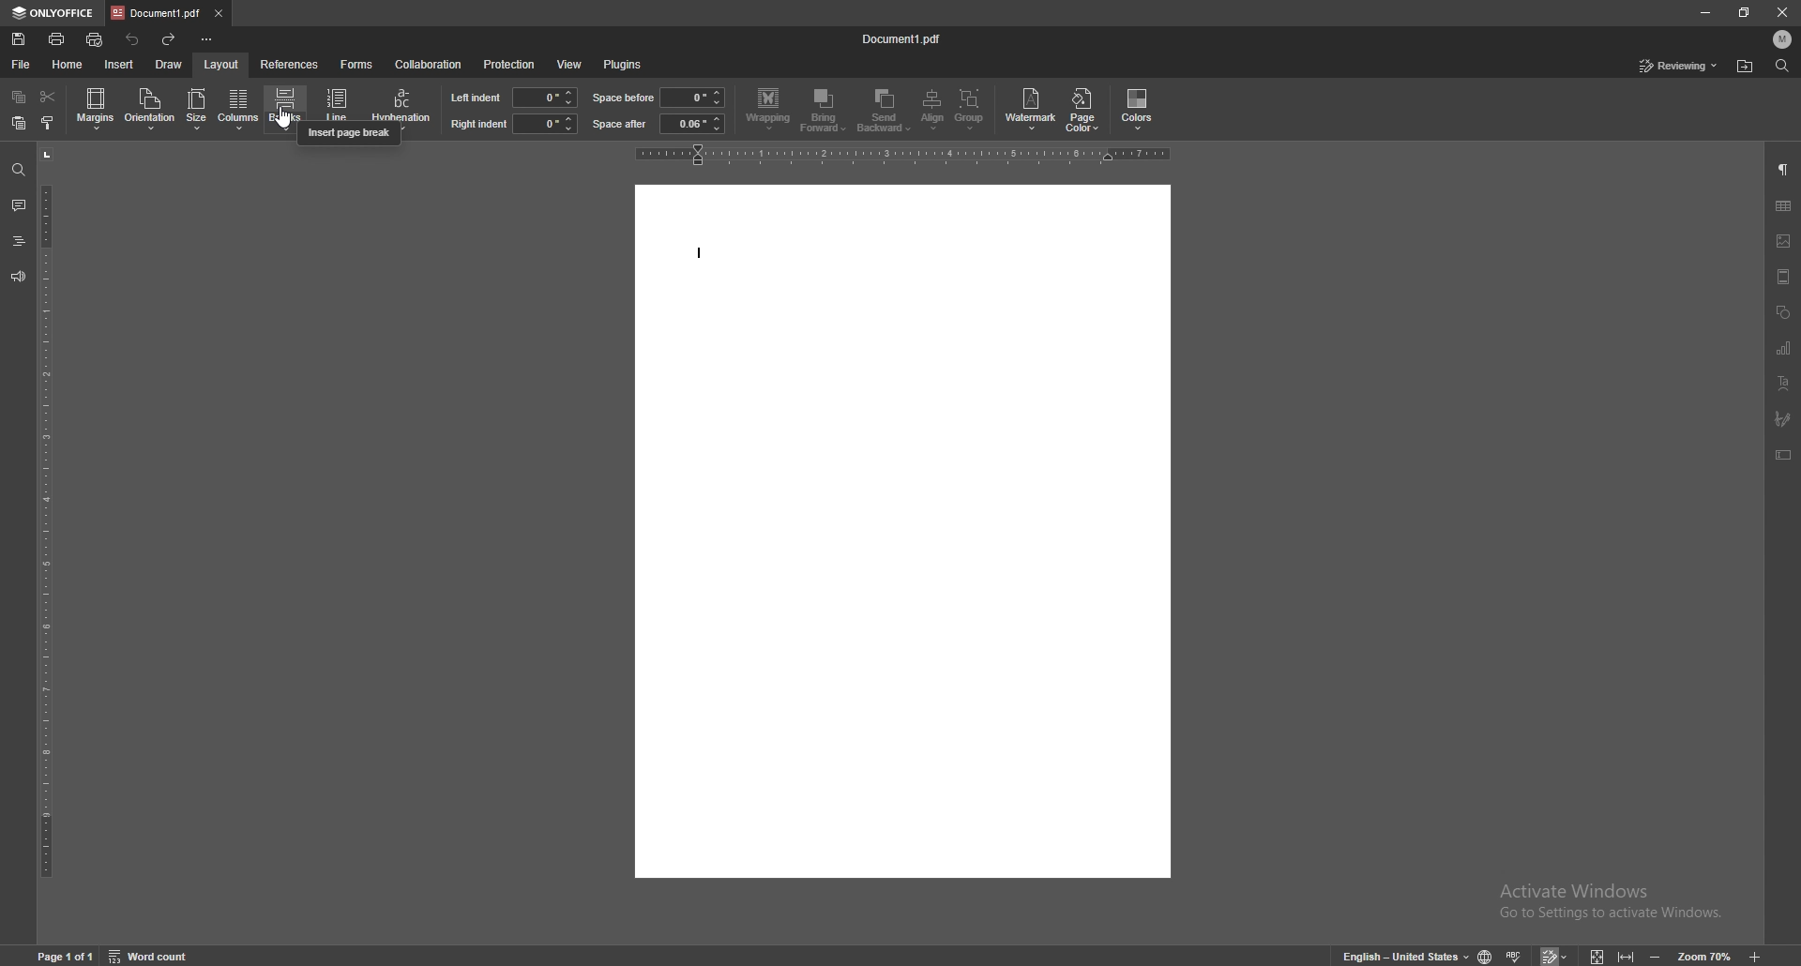 The image size is (1801, 966). I want to click on English - United States, so click(1400, 956).